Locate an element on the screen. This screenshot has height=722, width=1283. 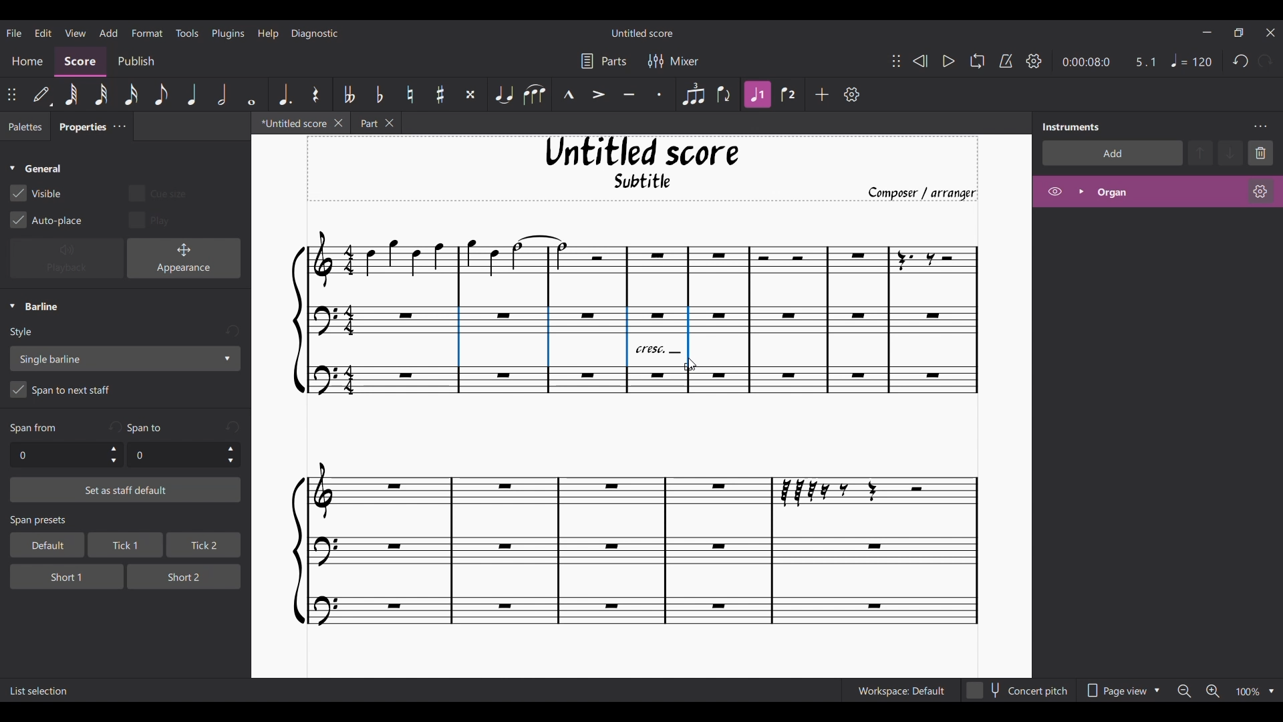
Type in Span from is located at coordinates (57, 455).